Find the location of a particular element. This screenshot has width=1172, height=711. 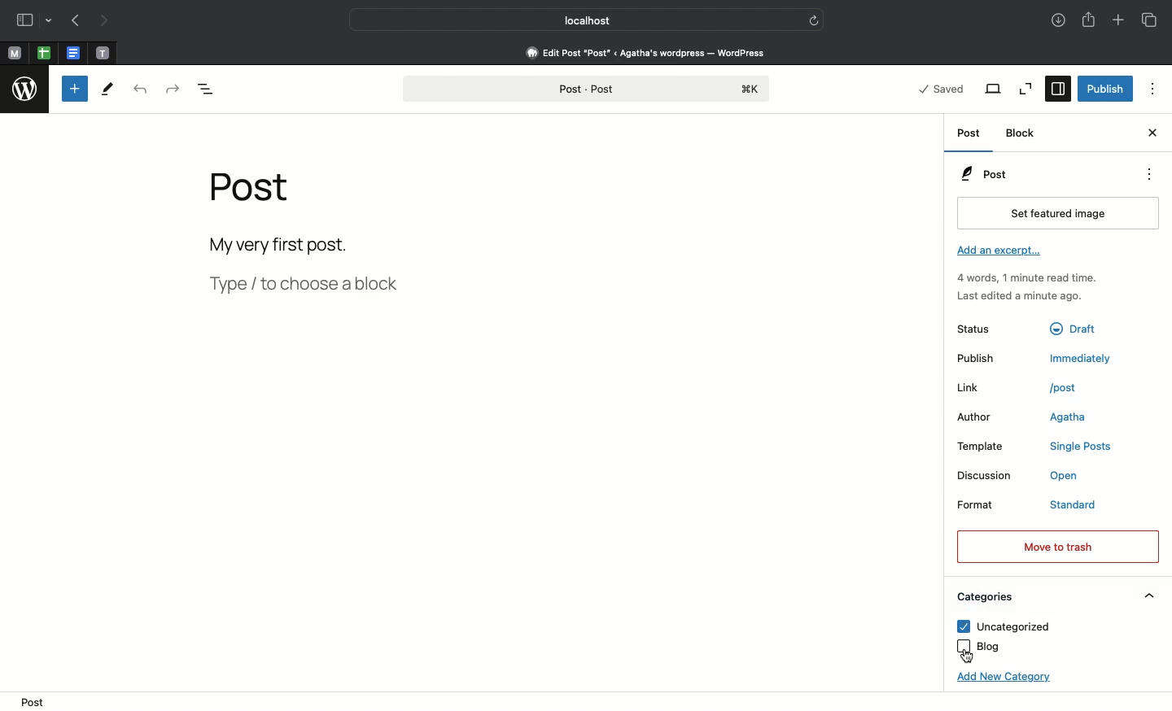

Status is located at coordinates (987, 328).